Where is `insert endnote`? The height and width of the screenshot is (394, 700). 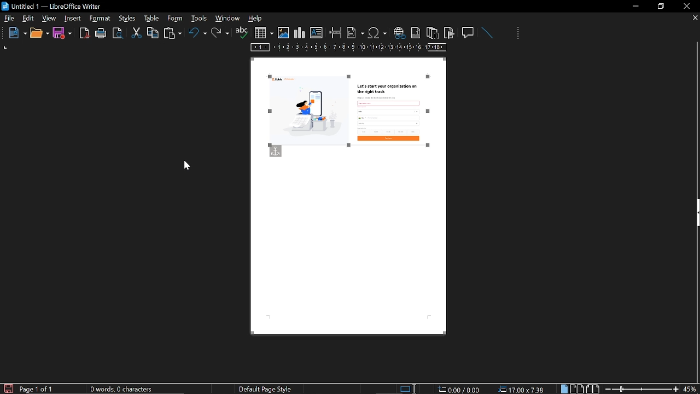
insert endnote is located at coordinates (432, 32).